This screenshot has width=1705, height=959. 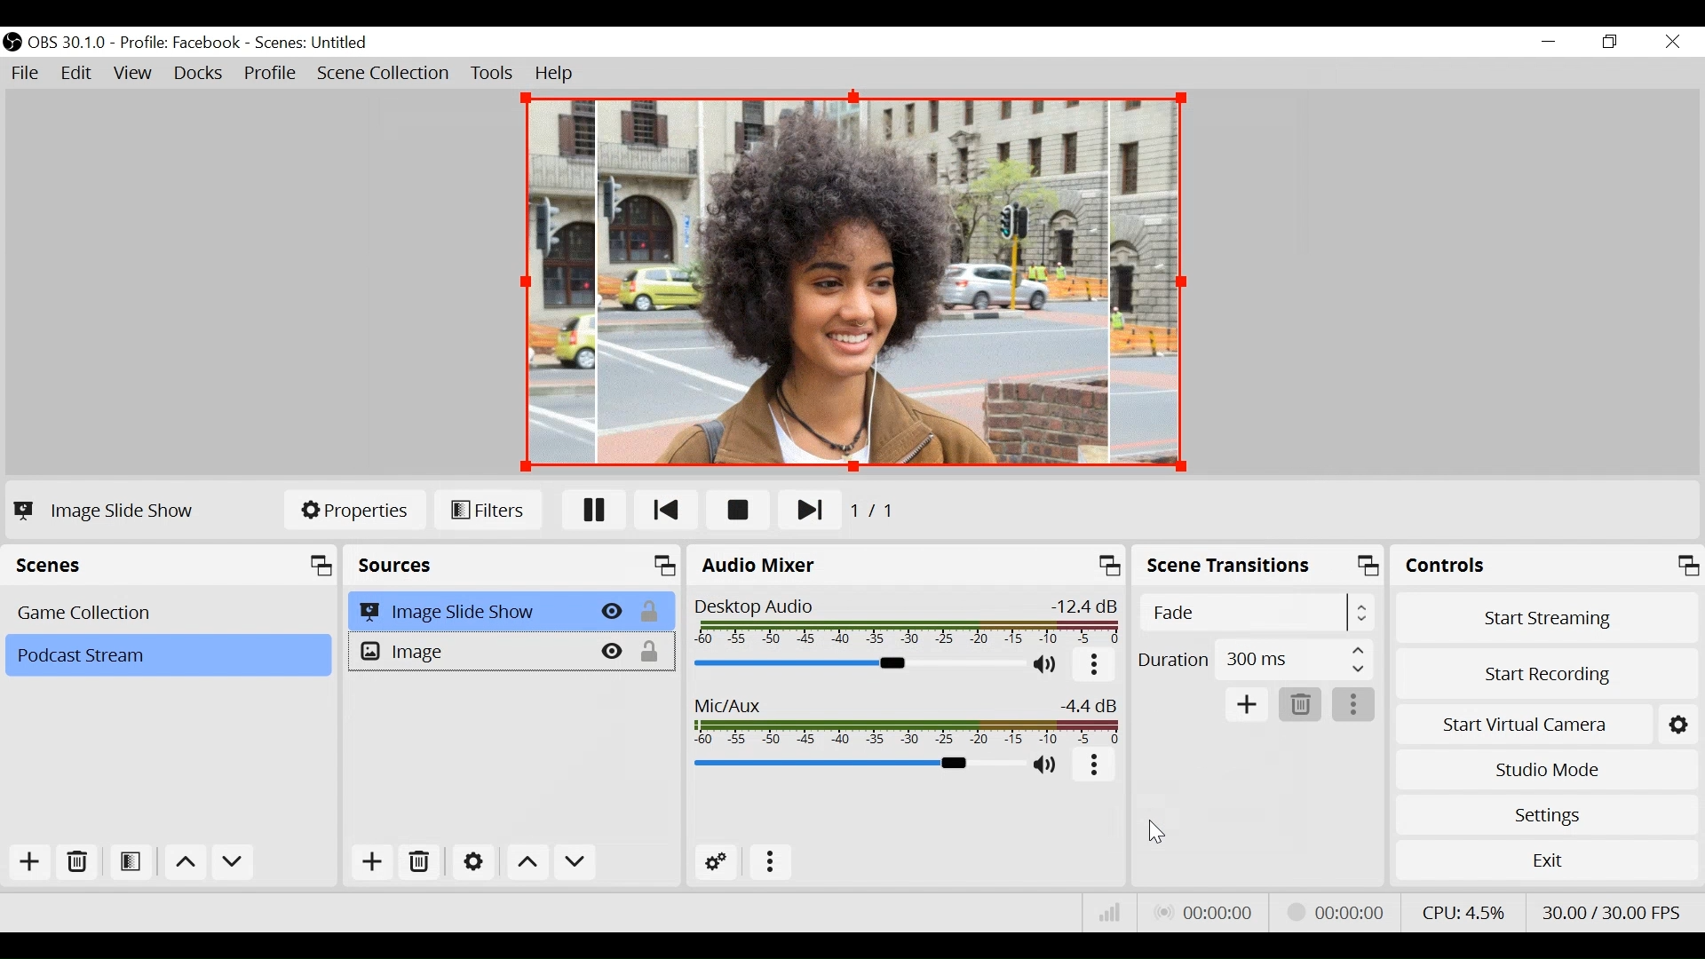 I want to click on Move up, so click(x=528, y=862).